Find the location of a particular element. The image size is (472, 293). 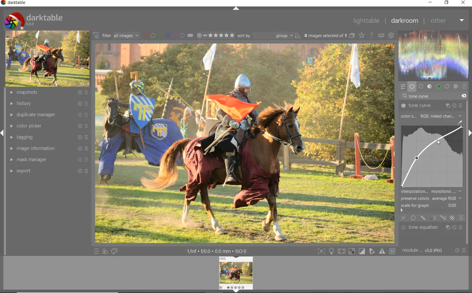

delete is located at coordinates (463, 95).